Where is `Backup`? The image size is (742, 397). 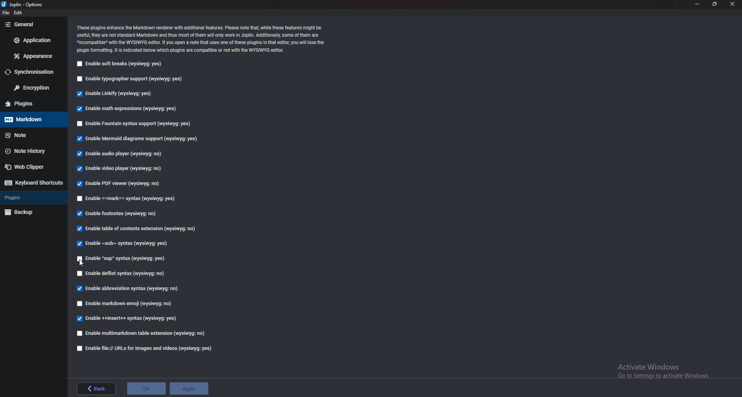 Backup is located at coordinates (32, 212).